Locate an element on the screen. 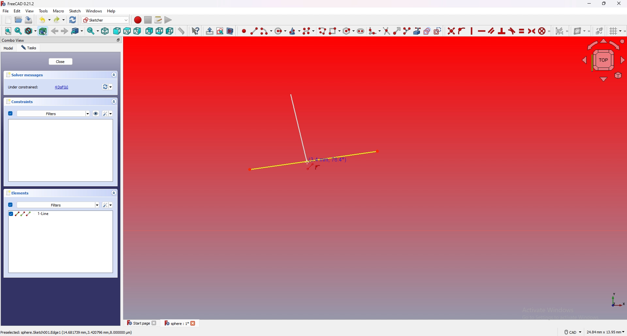 Image resolution: width=627 pixels, height=336 pixels. Check is located at coordinates (10, 205).